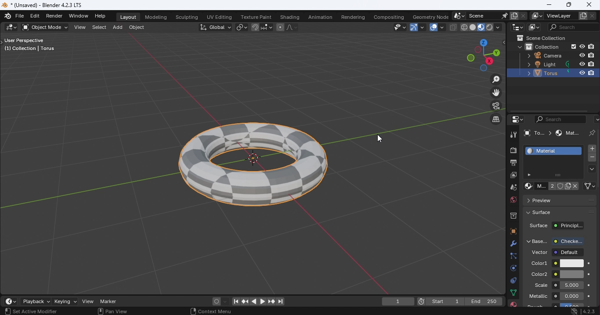 The height and width of the screenshot is (315, 600). I want to click on Jump to first/last frame in frame range, so click(234, 302).